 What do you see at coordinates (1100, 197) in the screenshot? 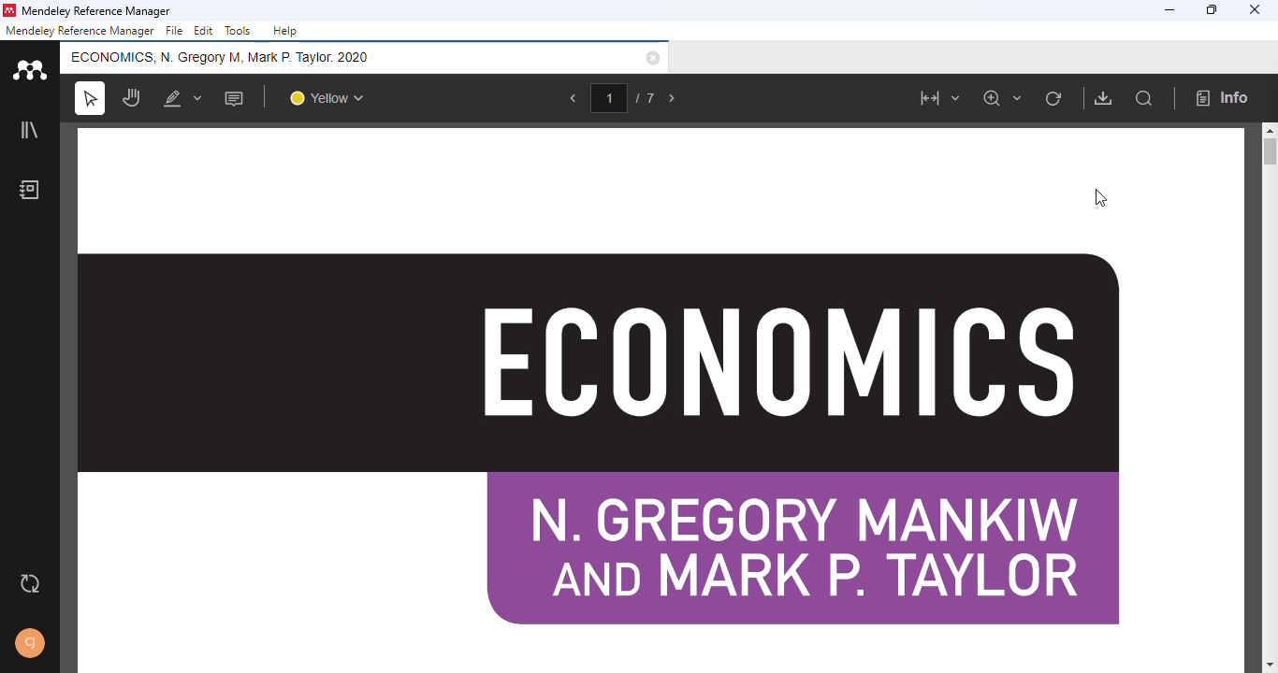
I see `cursor` at bounding box center [1100, 197].